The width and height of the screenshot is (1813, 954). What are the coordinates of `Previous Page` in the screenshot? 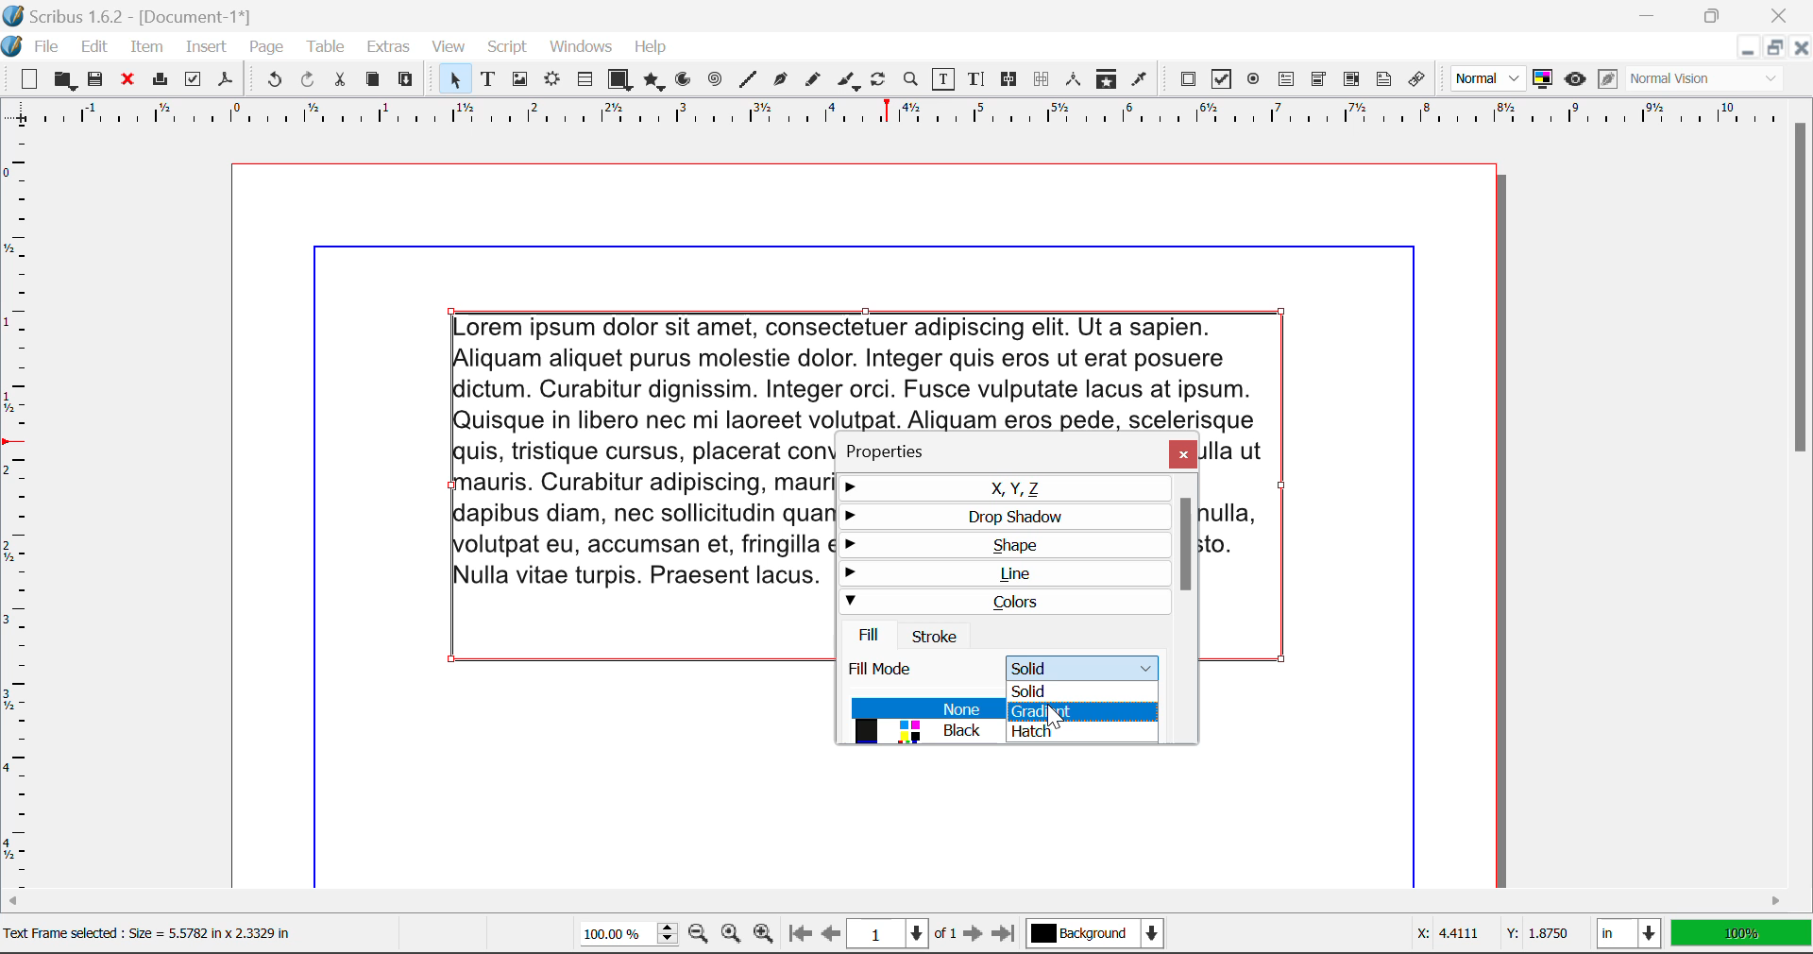 It's located at (831, 936).